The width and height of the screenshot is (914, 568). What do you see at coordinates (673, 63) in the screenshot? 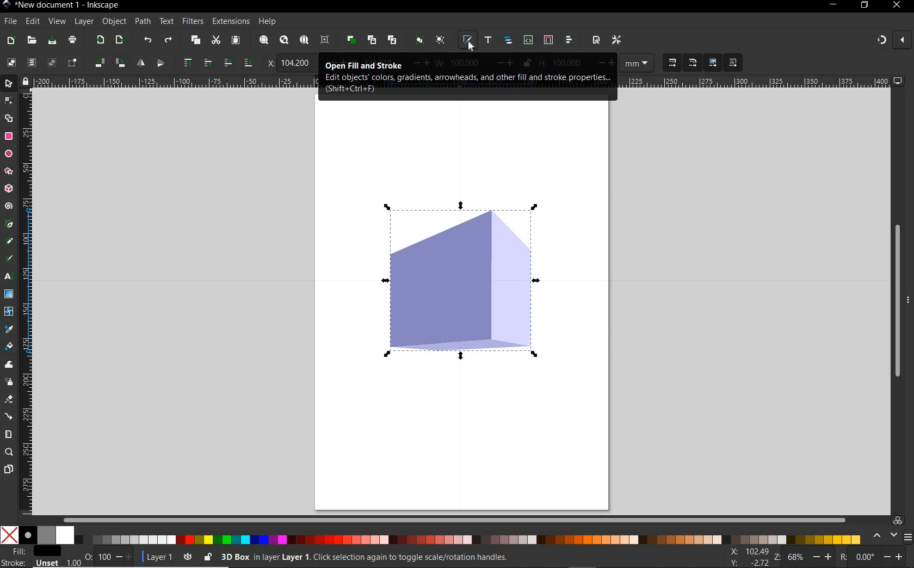
I see `WHENSCALING OBJECTS` at bounding box center [673, 63].